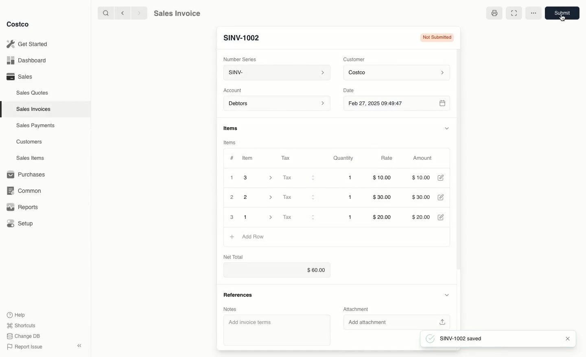 This screenshot has width=586, height=357. Describe the element at coordinates (248, 158) in the screenshot. I see `Item` at that location.